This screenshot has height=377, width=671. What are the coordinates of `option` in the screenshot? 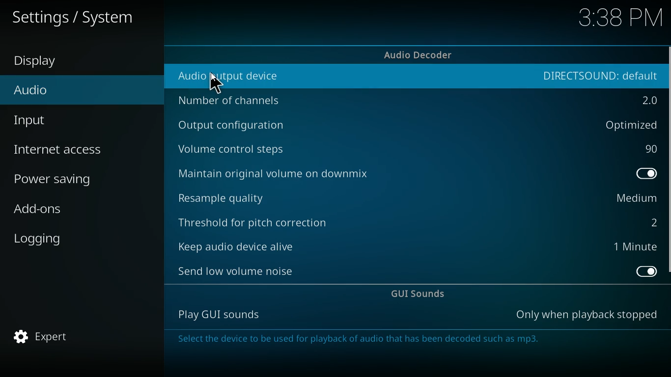 It's located at (644, 271).